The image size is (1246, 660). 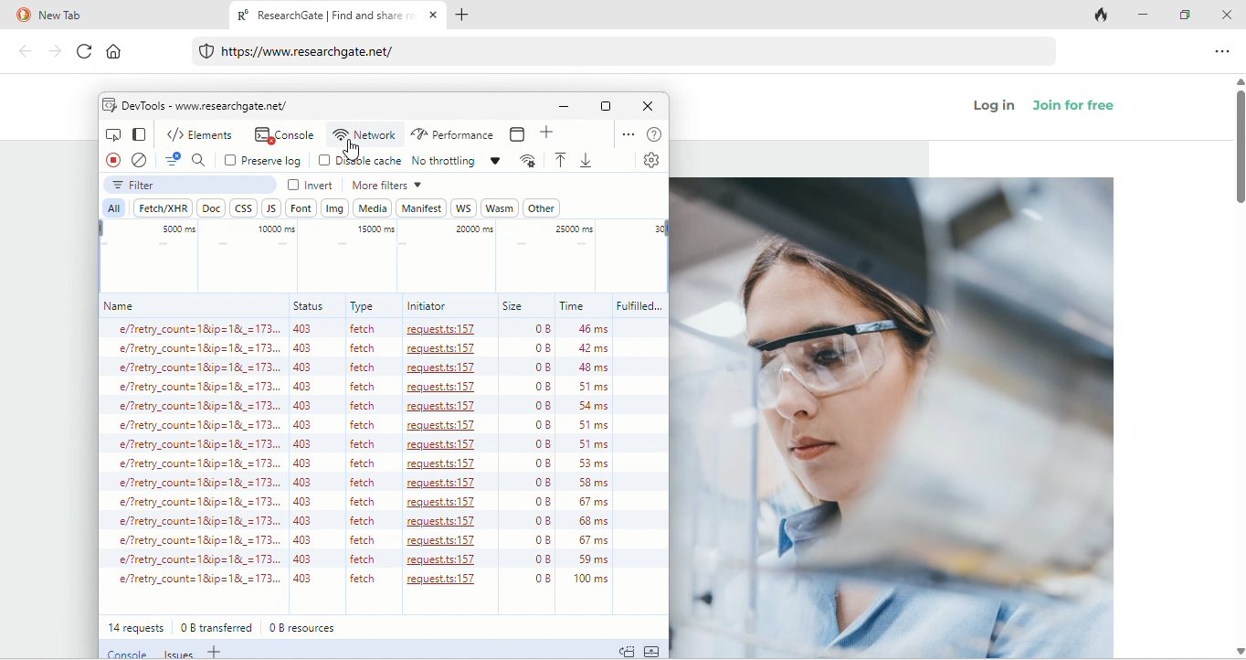 I want to click on issues, so click(x=176, y=653).